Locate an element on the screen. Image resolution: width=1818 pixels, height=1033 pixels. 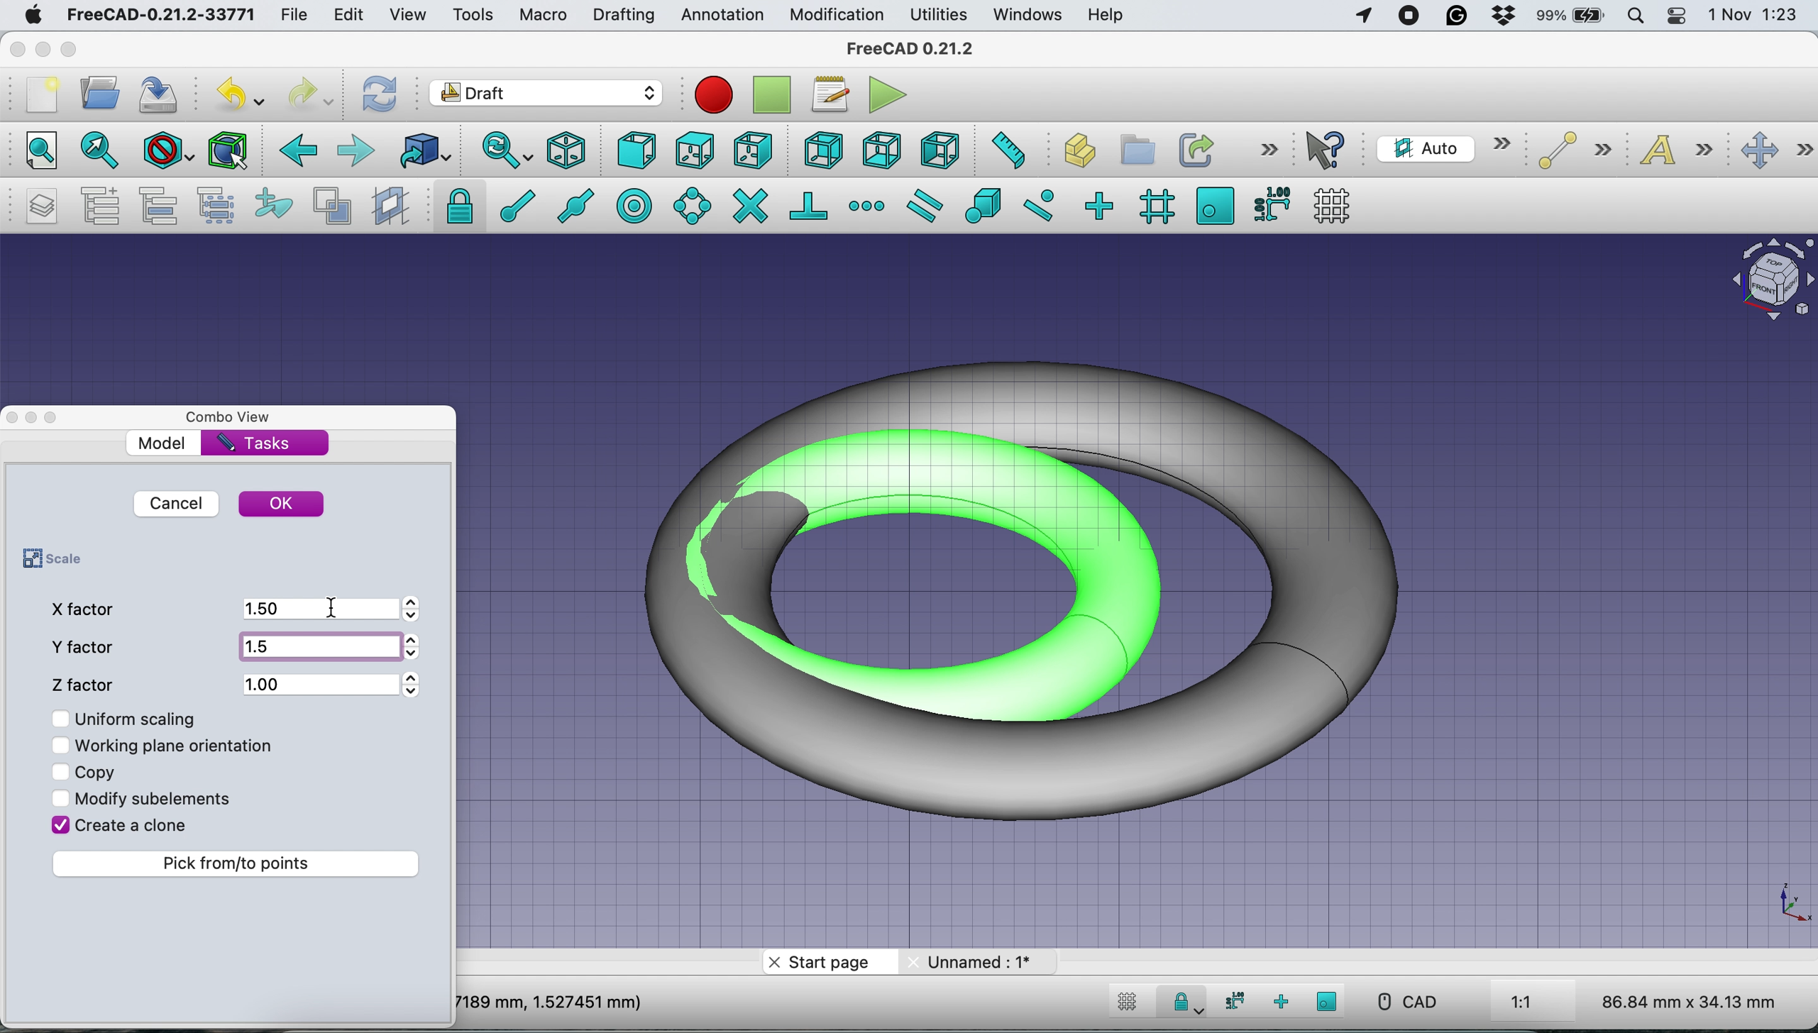
windows is located at coordinates (1031, 16).